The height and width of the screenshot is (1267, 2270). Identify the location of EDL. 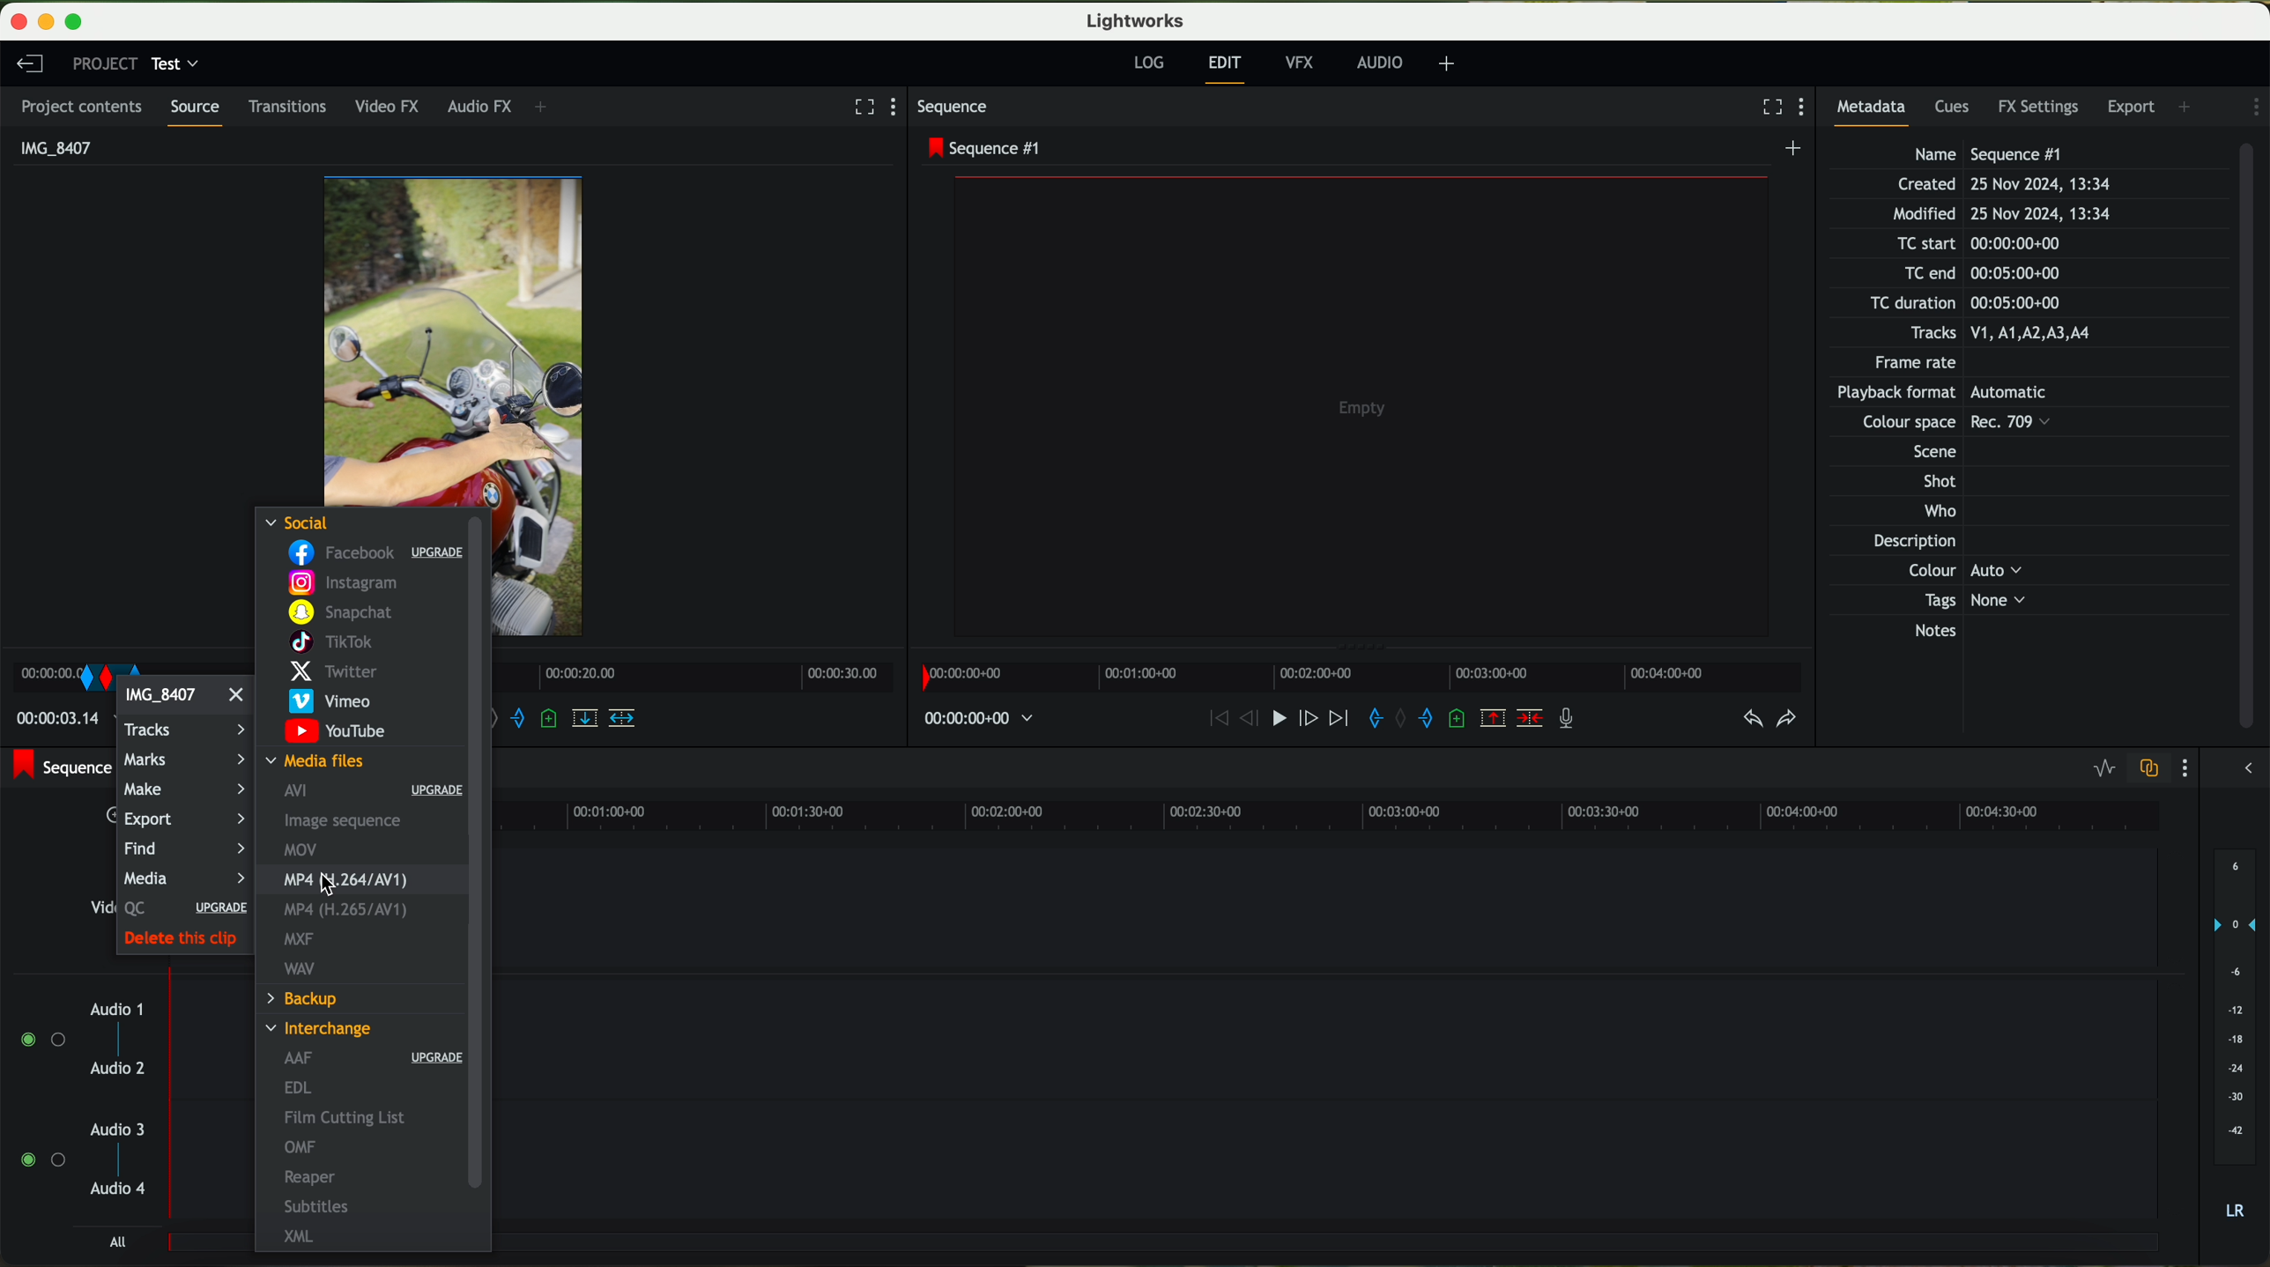
(299, 1088).